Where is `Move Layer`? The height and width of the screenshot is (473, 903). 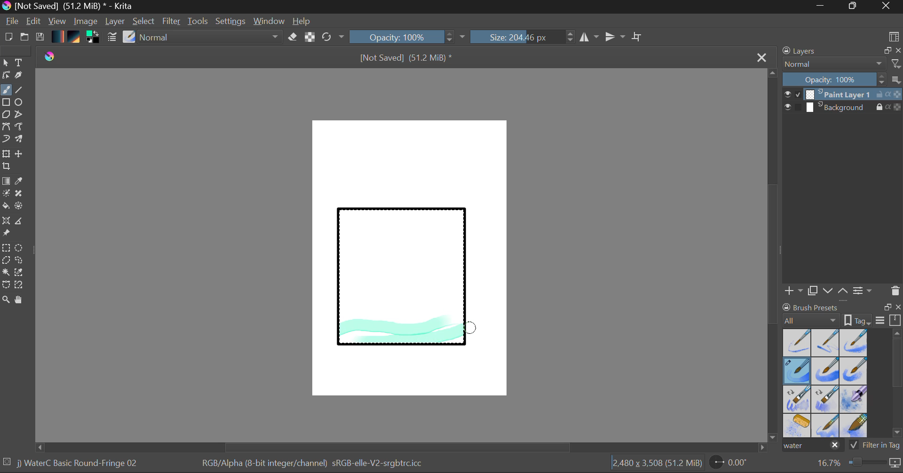 Move Layer is located at coordinates (20, 154).